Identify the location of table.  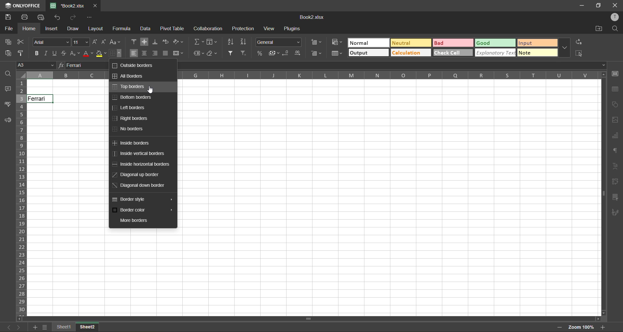
(615, 89).